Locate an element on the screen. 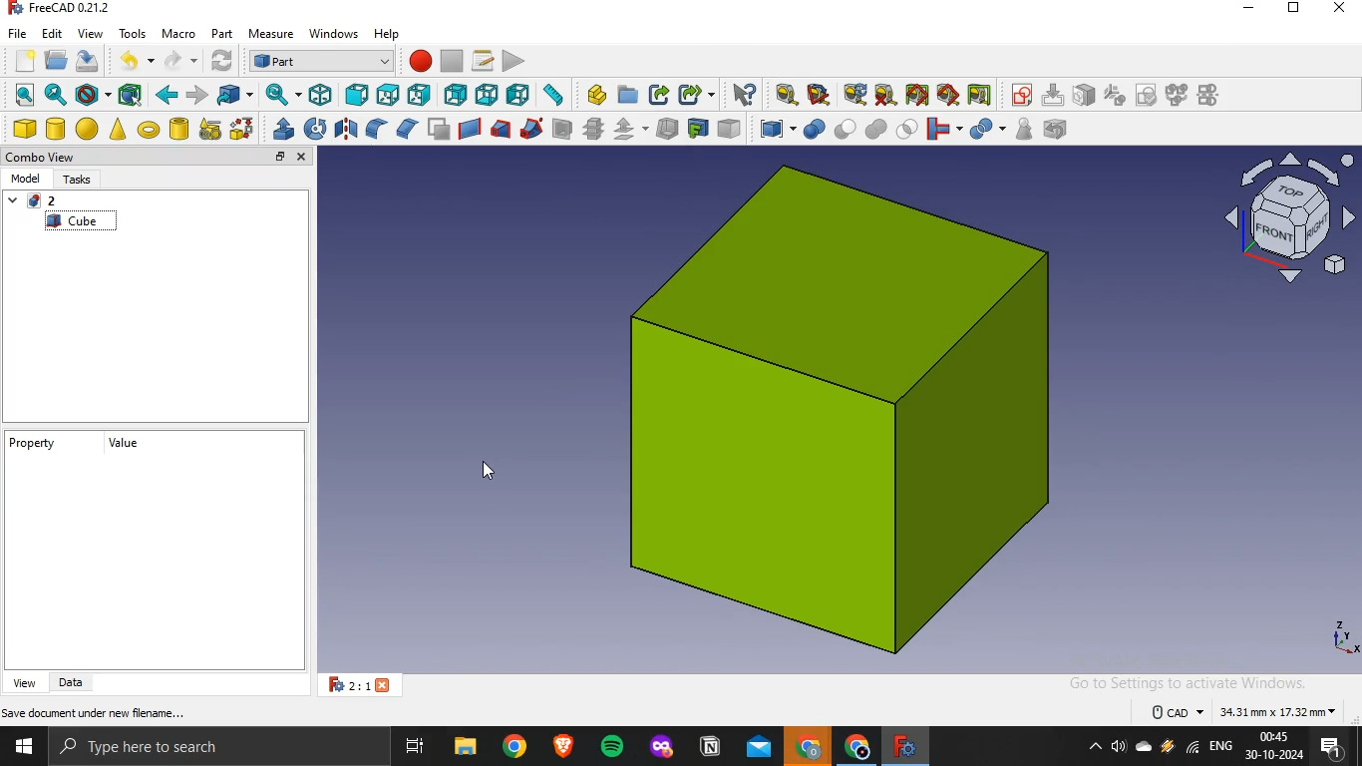  fit selection is located at coordinates (53, 93).